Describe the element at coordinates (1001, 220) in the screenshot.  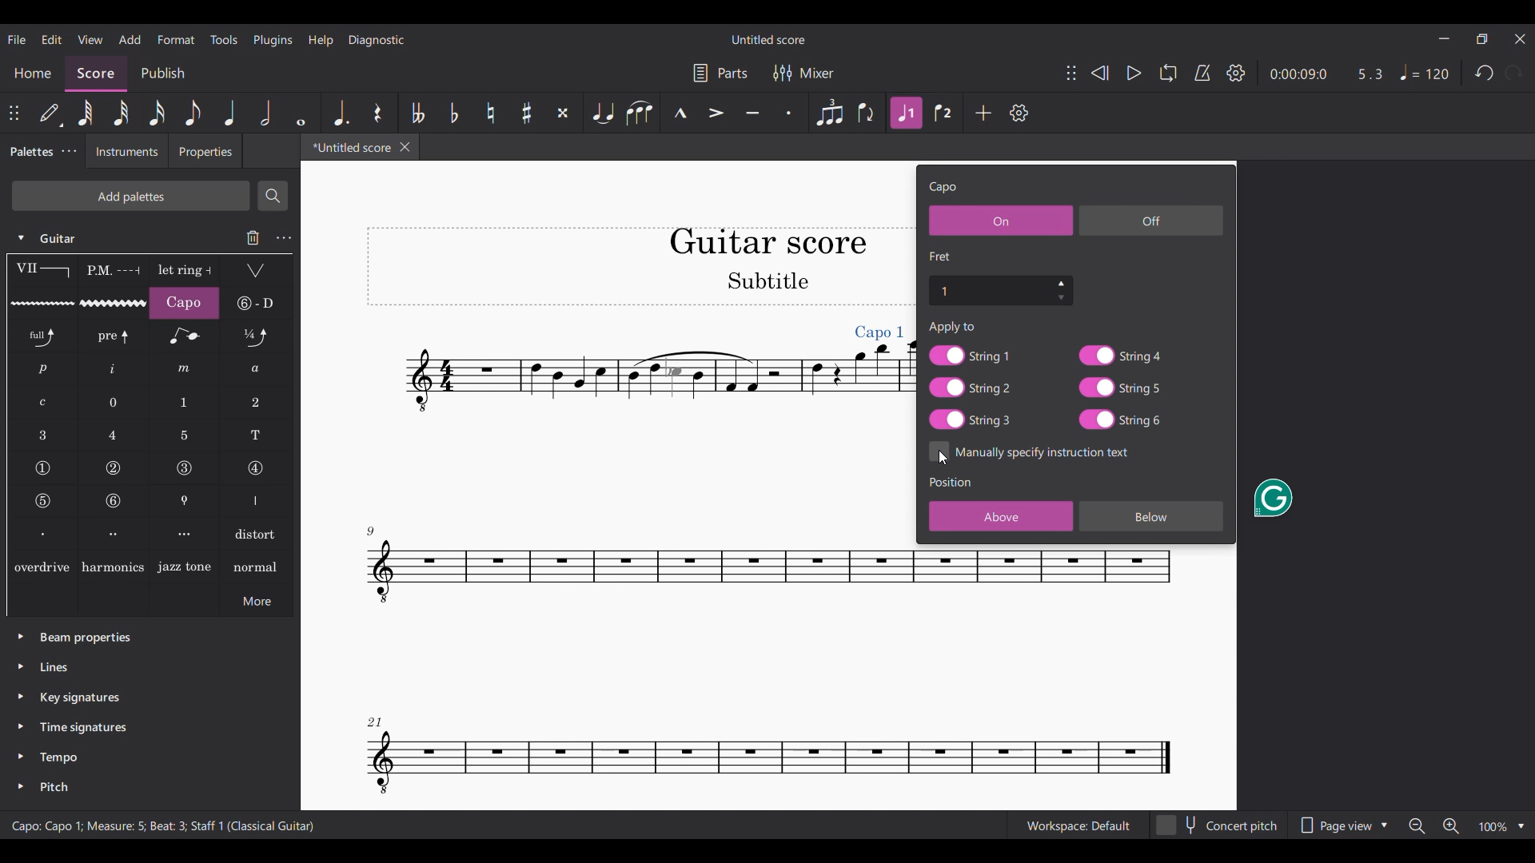
I see `On` at that location.